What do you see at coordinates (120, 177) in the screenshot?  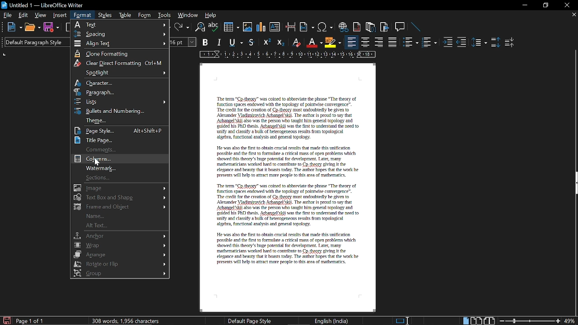 I see `Sections` at bounding box center [120, 177].